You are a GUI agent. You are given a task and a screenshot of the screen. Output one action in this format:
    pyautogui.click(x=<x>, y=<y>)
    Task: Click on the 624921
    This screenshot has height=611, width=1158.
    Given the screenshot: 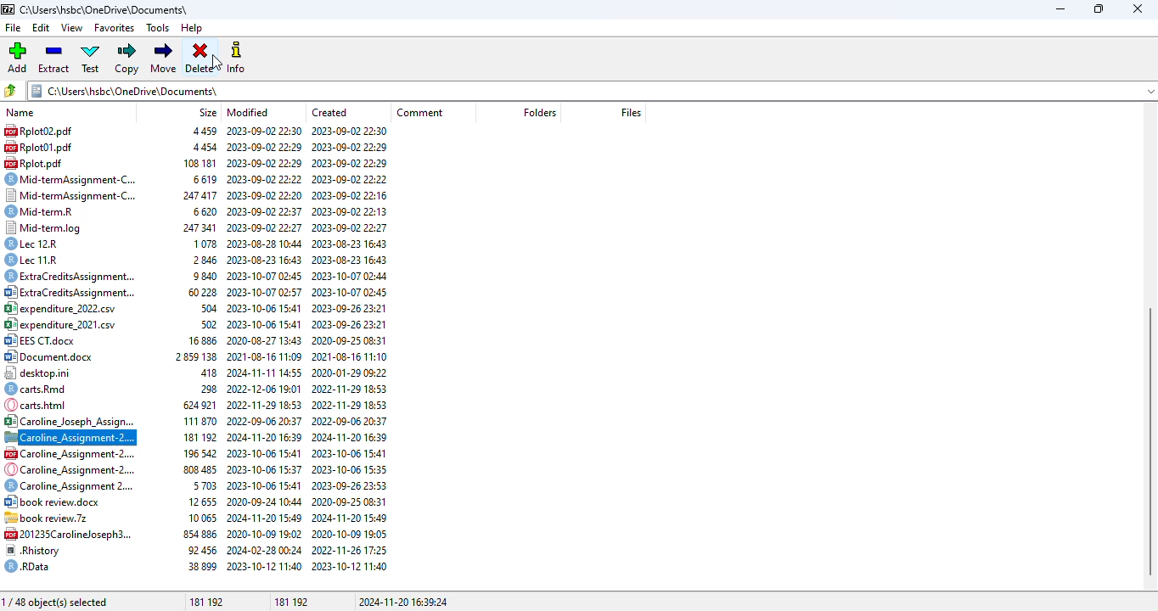 What is the action you would take?
    pyautogui.click(x=198, y=405)
    